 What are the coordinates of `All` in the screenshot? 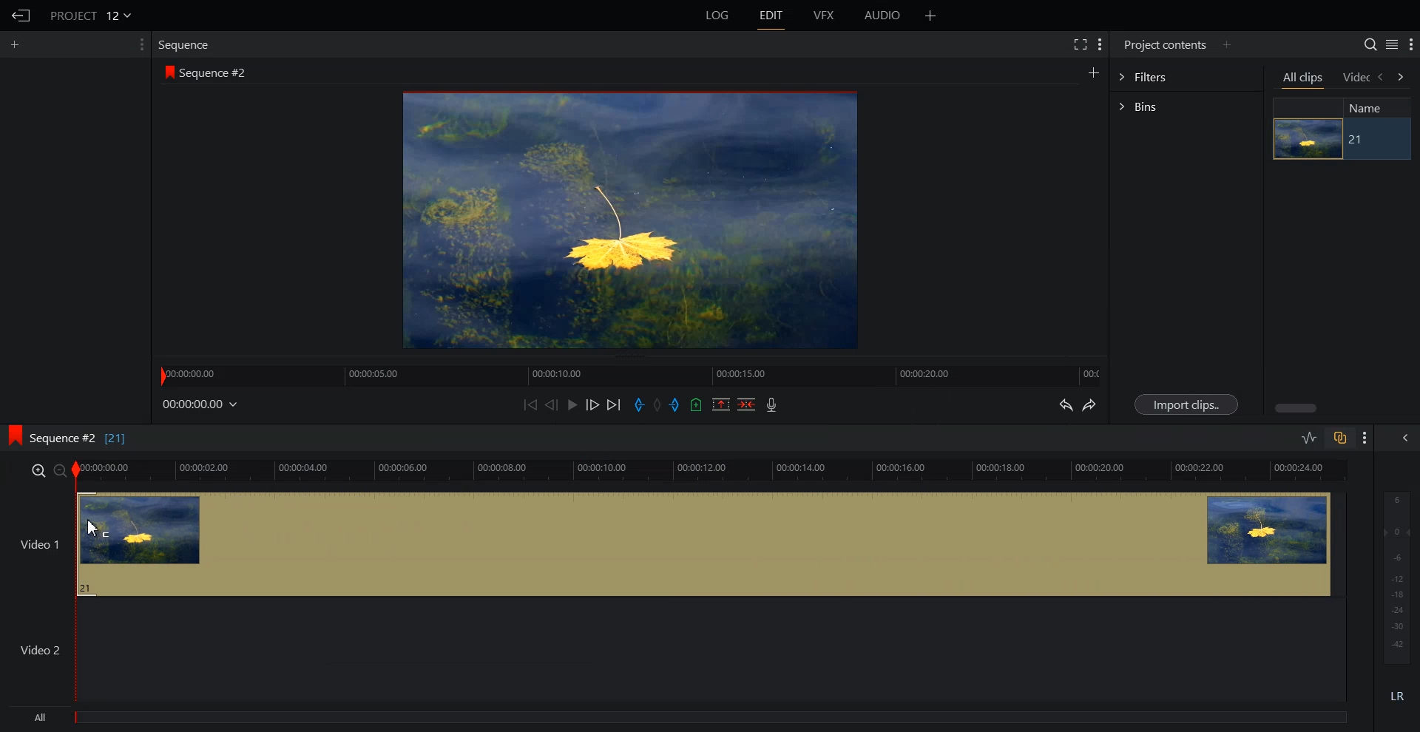 It's located at (680, 719).